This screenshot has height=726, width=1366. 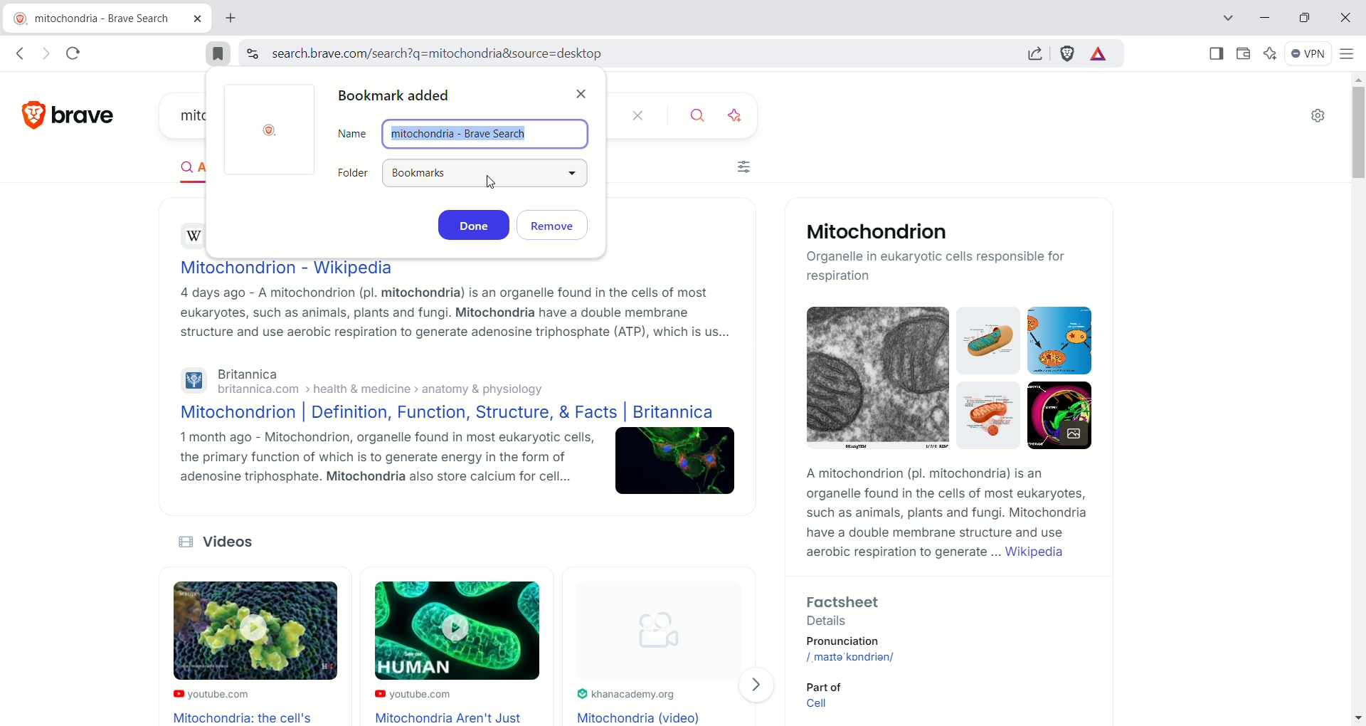 What do you see at coordinates (761, 685) in the screenshot?
I see `Visit page` at bounding box center [761, 685].